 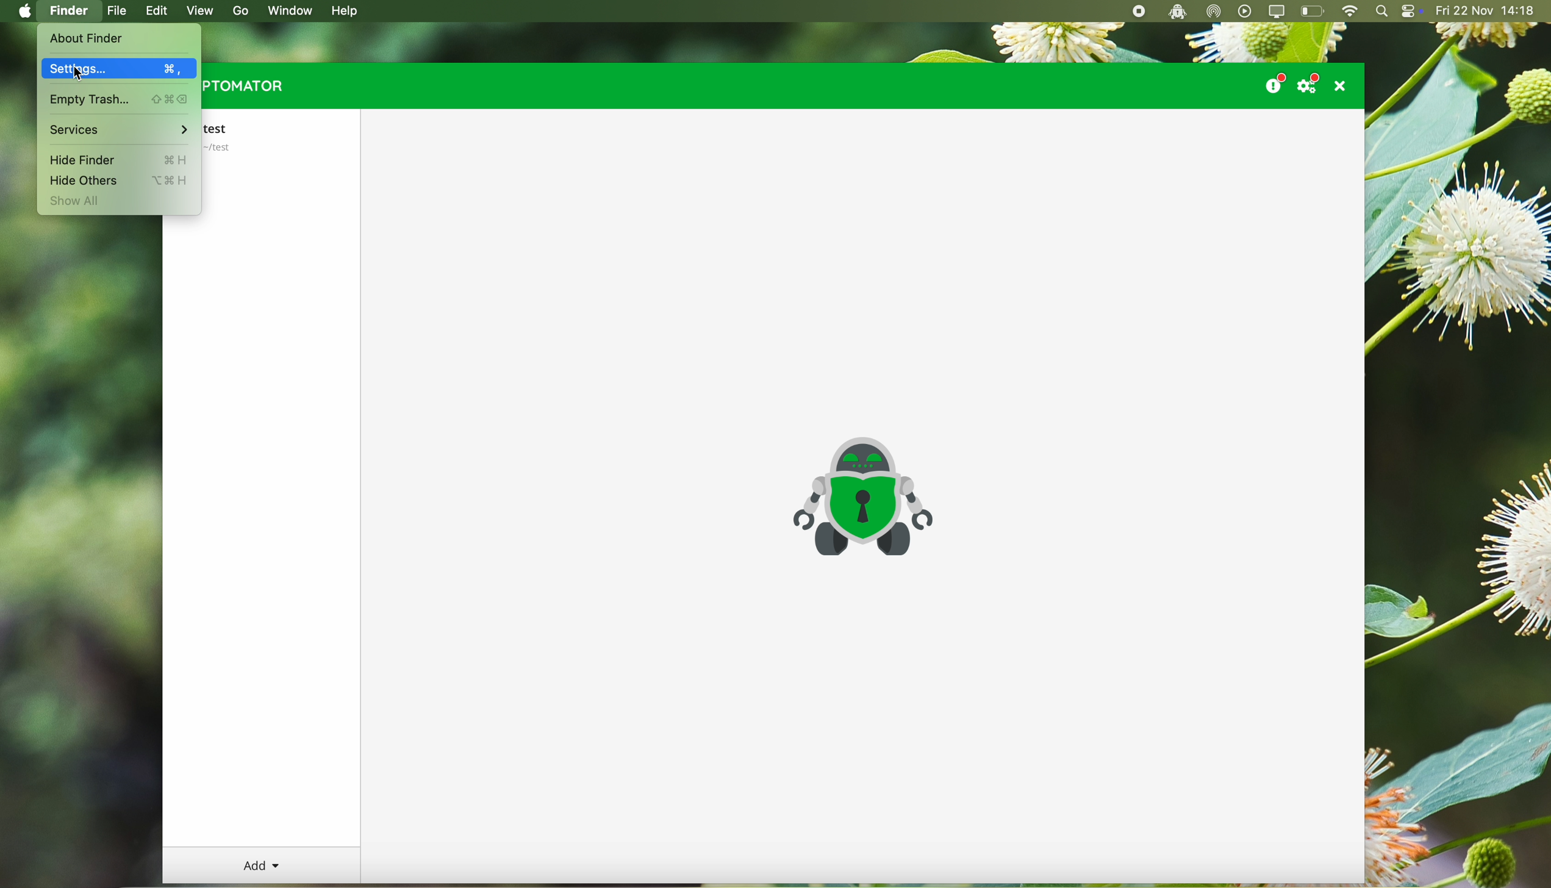 What do you see at coordinates (117, 12) in the screenshot?
I see `file` at bounding box center [117, 12].